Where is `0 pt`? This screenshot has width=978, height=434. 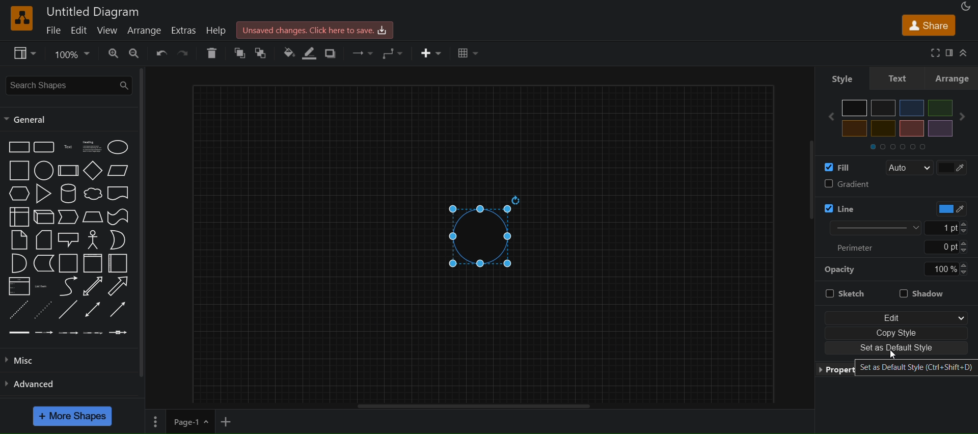
0 pt is located at coordinates (947, 248).